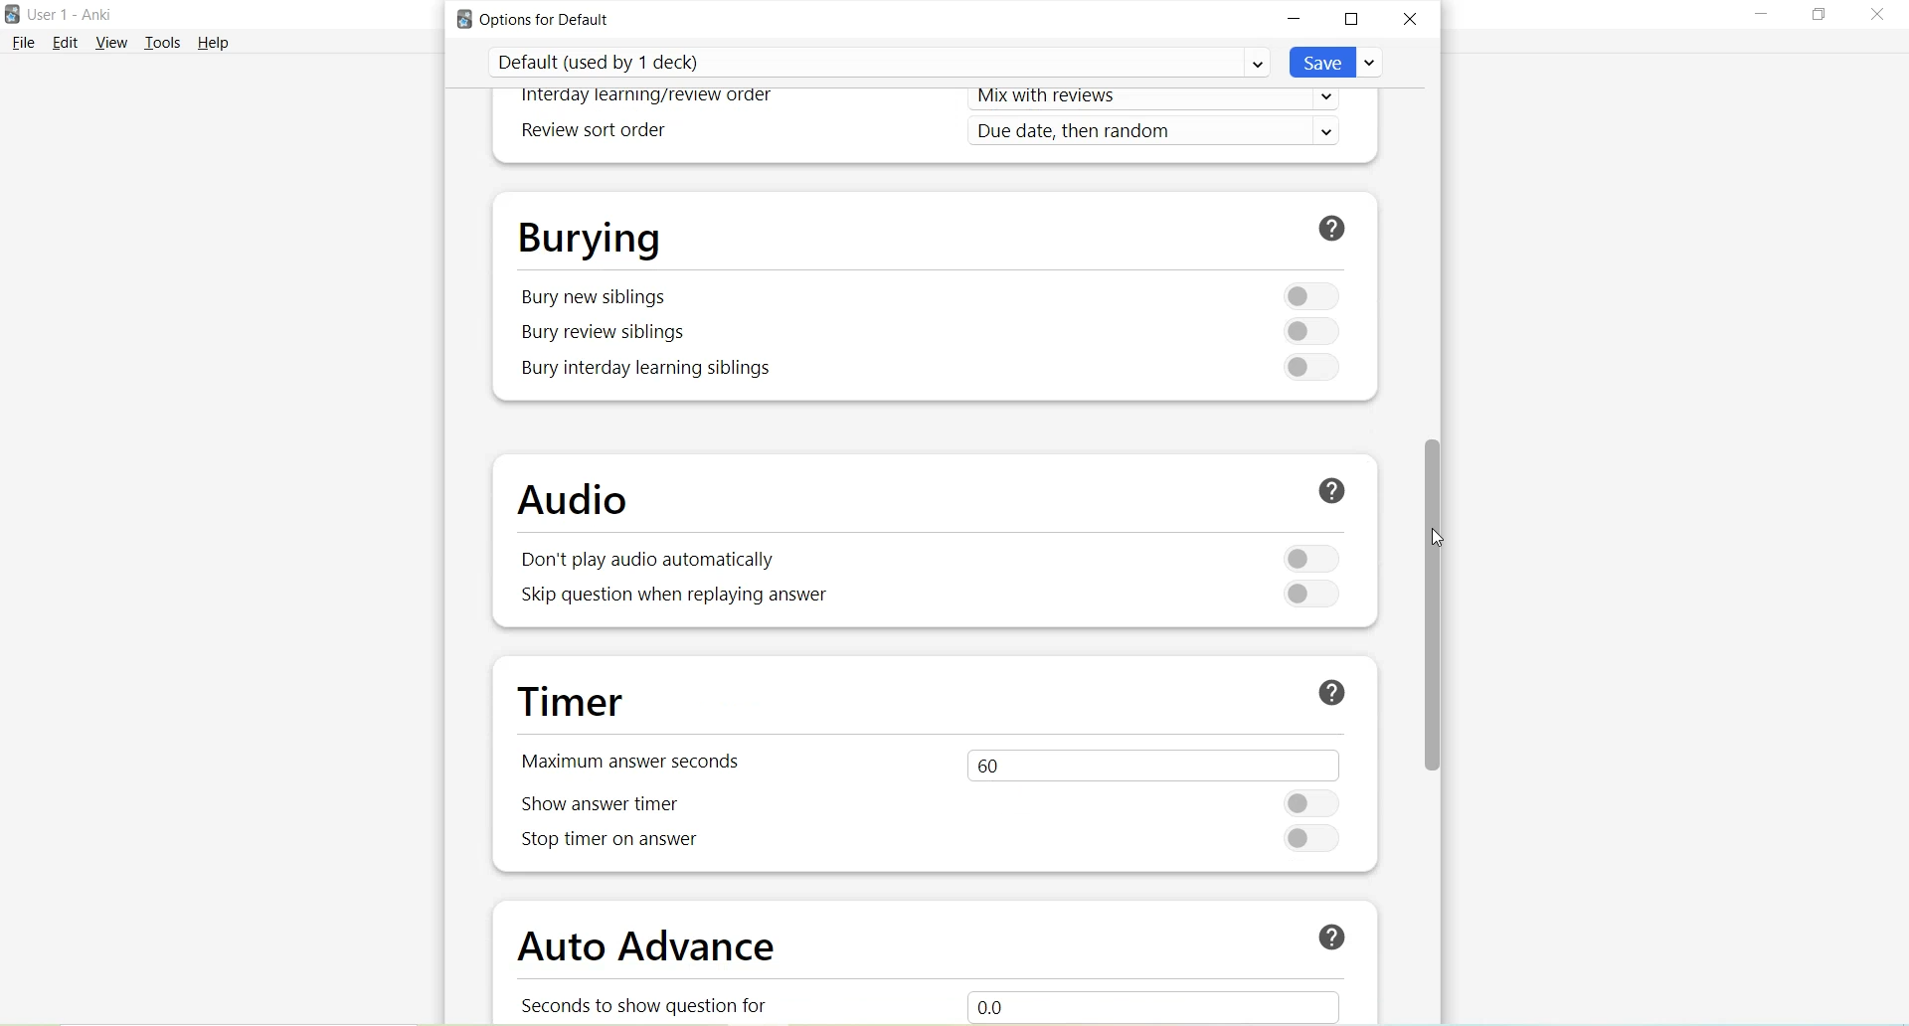  Describe the element at coordinates (23, 42) in the screenshot. I see `File` at that location.